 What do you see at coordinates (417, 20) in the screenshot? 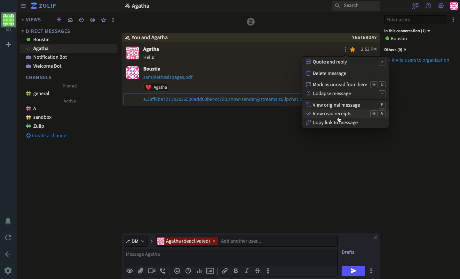
I see `Filter user` at bounding box center [417, 20].